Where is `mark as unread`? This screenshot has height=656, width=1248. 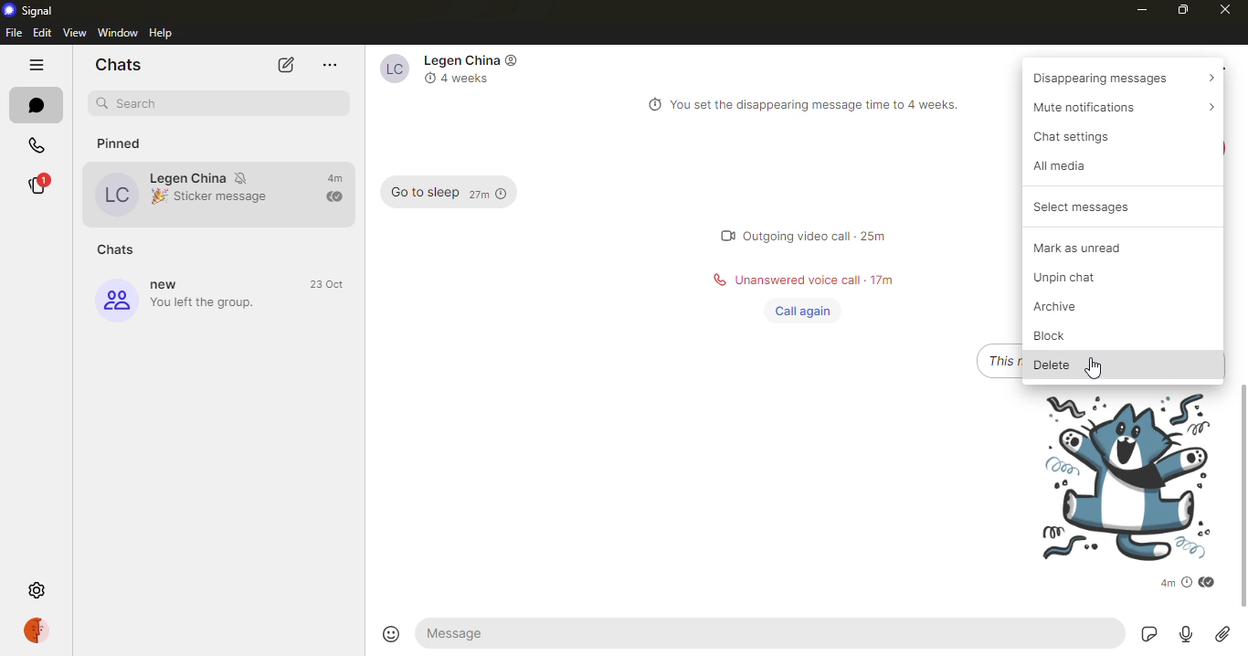
mark as unread is located at coordinates (1096, 246).